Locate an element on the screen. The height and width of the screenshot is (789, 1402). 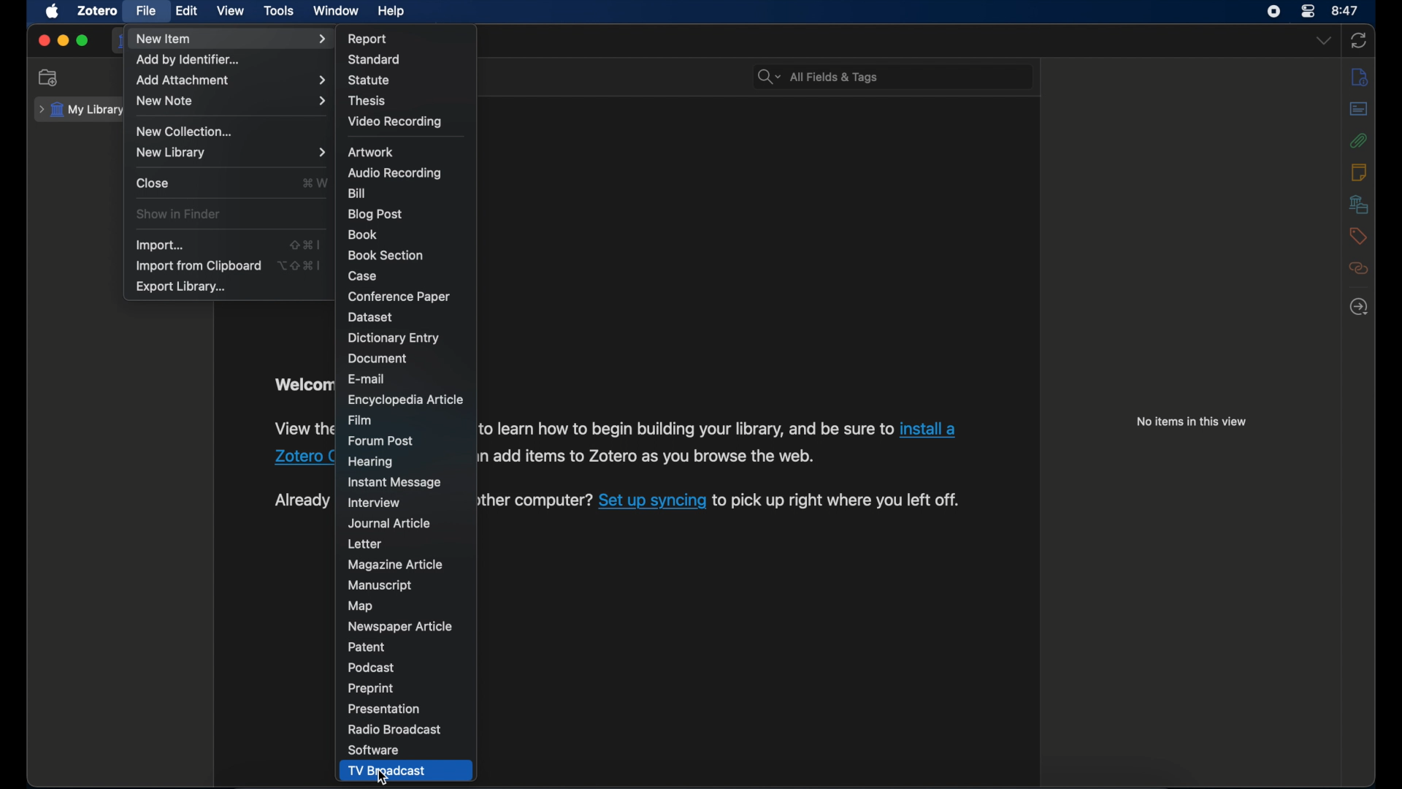
screen recorder is located at coordinates (1273, 12).